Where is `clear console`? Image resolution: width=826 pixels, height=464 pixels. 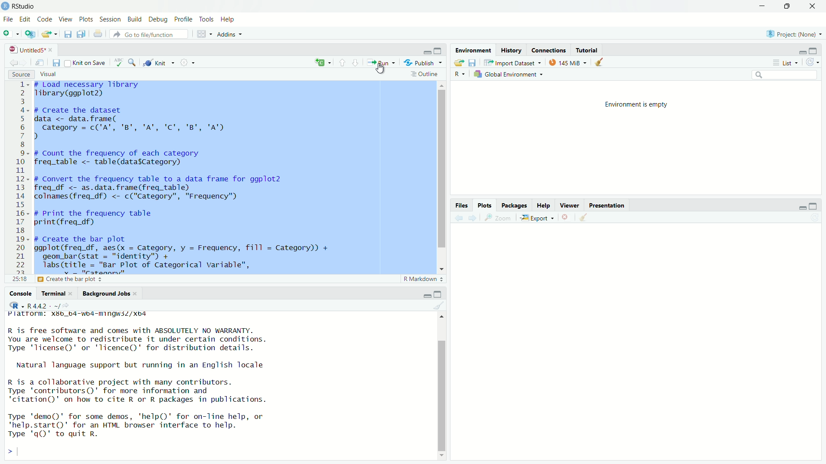 clear console is located at coordinates (443, 305).